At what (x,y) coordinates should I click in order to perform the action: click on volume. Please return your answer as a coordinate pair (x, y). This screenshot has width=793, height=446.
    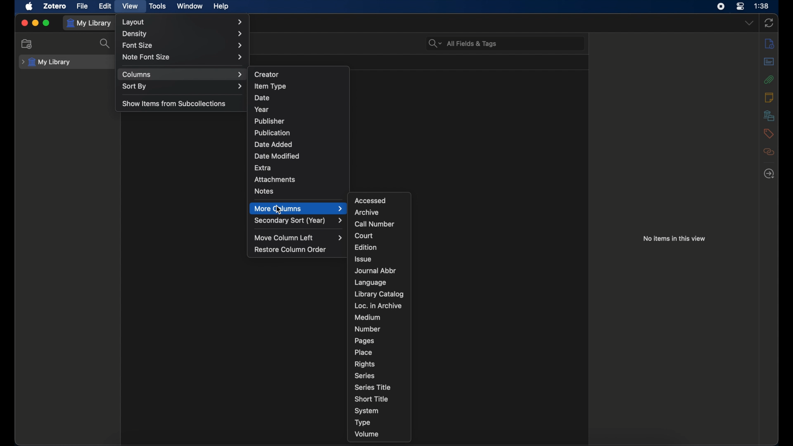
    Looking at the image, I should click on (368, 434).